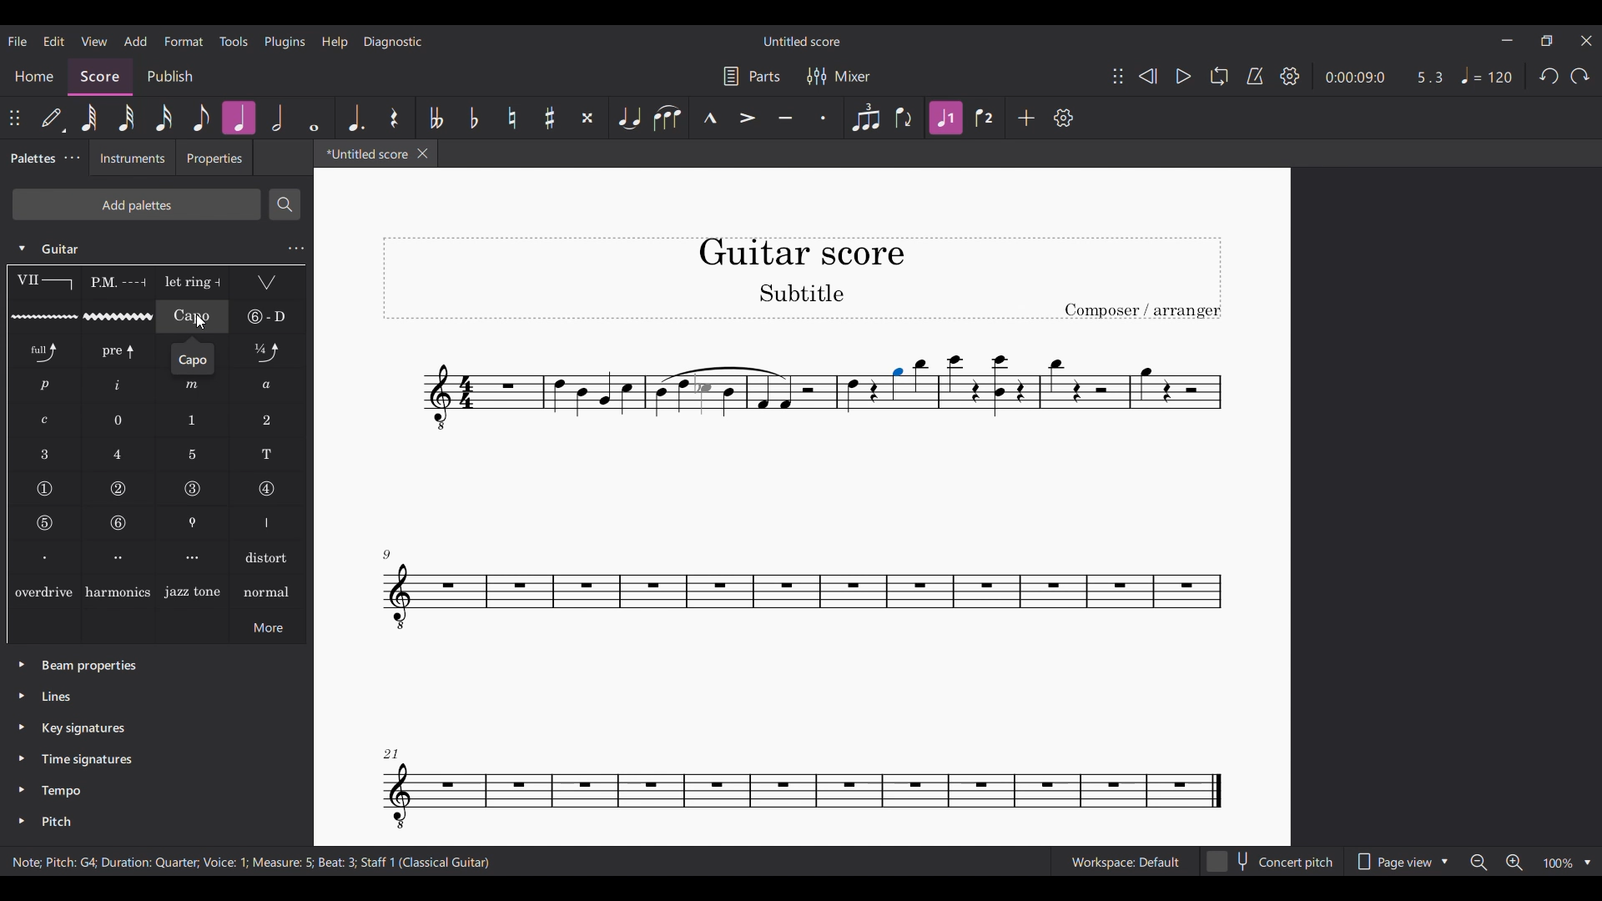 The width and height of the screenshot is (1602, 901). What do you see at coordinates (268, 455) in the screenshot?
I see `LH guitar fingering T` at bounding box center [268, 455].